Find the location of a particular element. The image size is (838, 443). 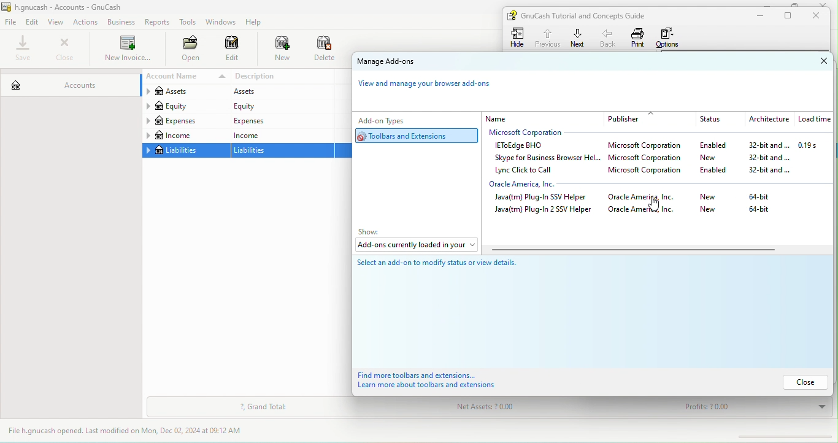

assets is located at coordinates (184, 93).